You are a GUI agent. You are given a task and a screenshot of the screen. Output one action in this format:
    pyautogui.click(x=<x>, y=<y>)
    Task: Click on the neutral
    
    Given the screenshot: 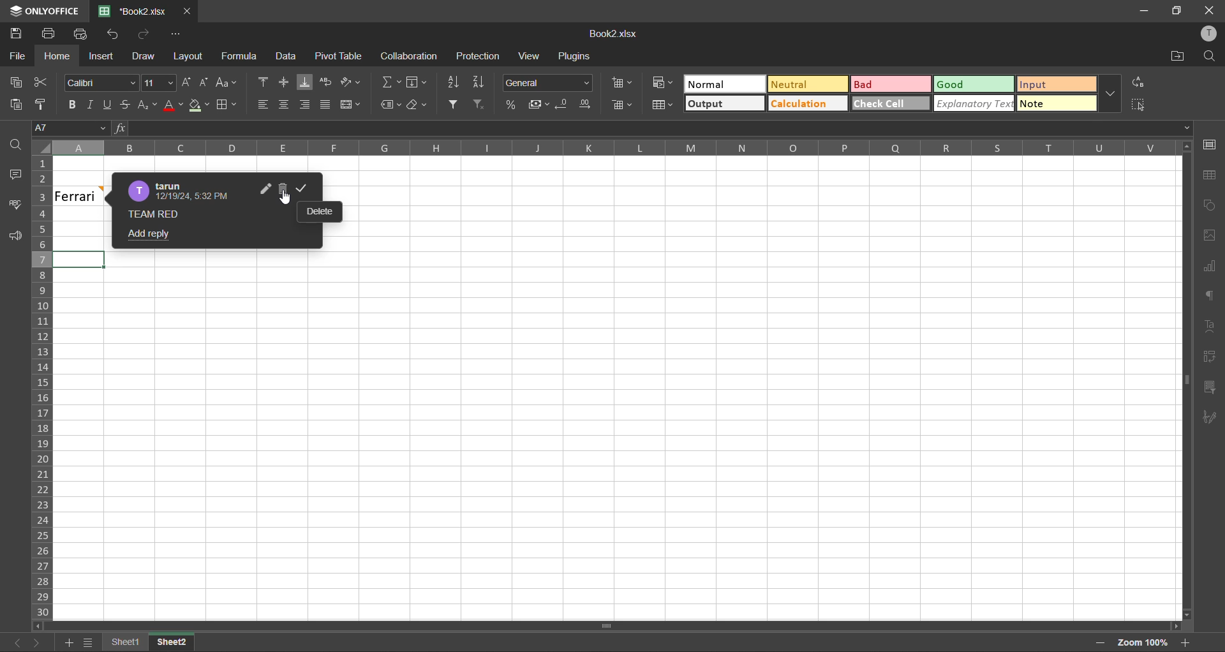 What is the action you would take?
    pyautogui.click(x=807, y=85)
    